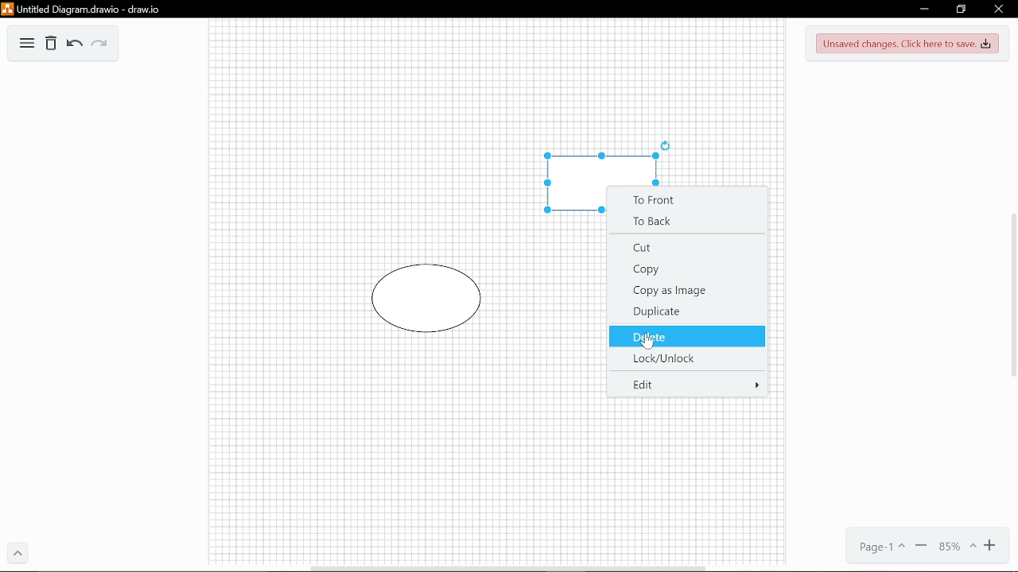  Describe the element at coordinates (667, 145) in the screenshot. I see `Rotate` at that location.